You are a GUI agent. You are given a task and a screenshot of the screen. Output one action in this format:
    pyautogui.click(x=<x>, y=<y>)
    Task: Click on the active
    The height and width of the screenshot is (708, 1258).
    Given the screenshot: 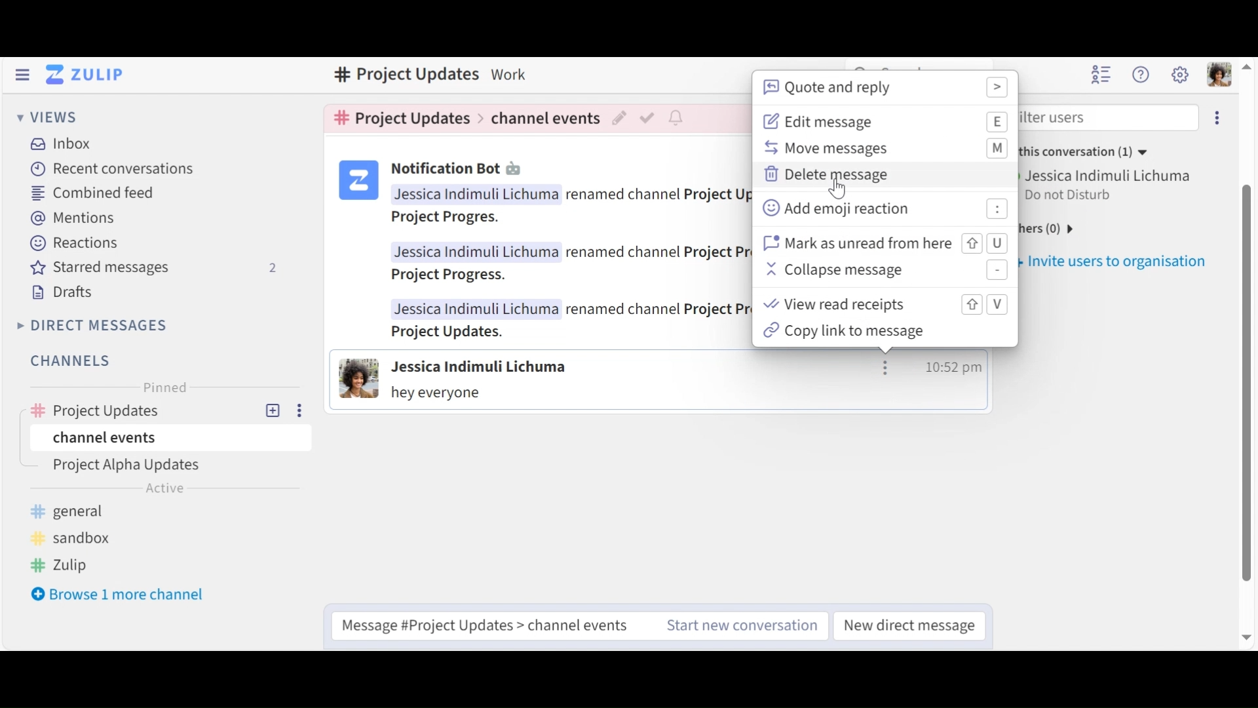 What is the action you would take?
    pyautogui.click(x=168, y=490)
    